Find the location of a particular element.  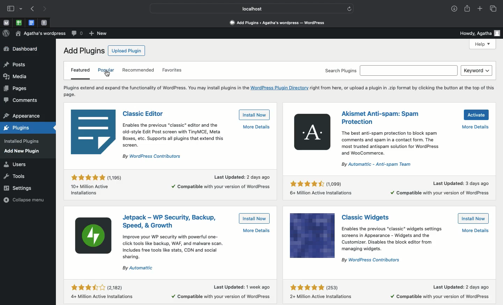

Howdy user is located at coordinates (480, 32).